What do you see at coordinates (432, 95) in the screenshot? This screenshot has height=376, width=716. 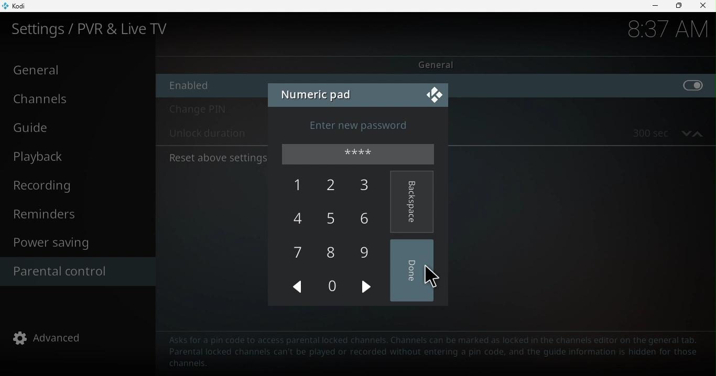 I see `Close` at bounding box center [432, 95].